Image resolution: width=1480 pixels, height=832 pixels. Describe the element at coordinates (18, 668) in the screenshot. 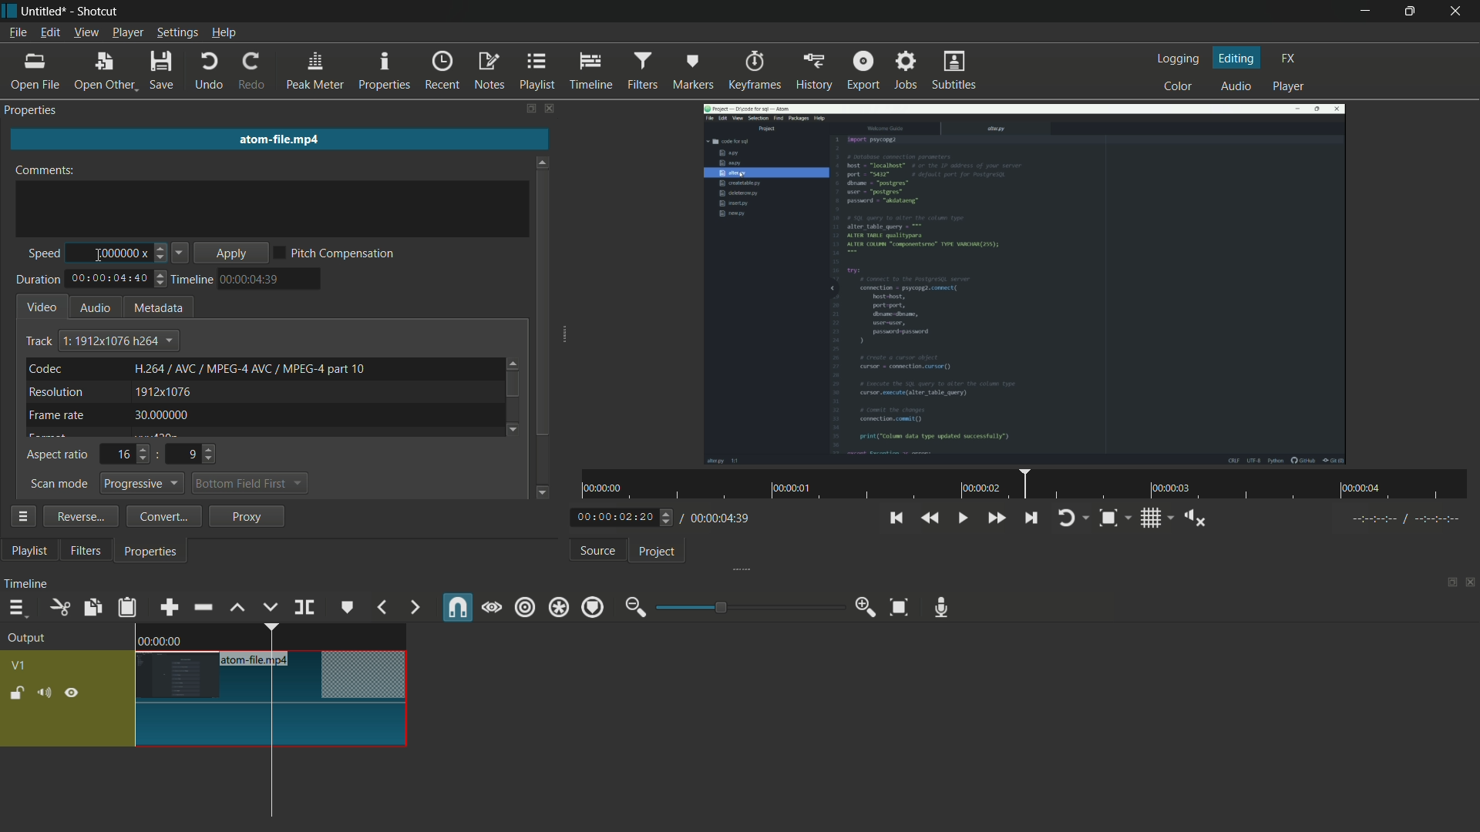

I see `v1` at that location.